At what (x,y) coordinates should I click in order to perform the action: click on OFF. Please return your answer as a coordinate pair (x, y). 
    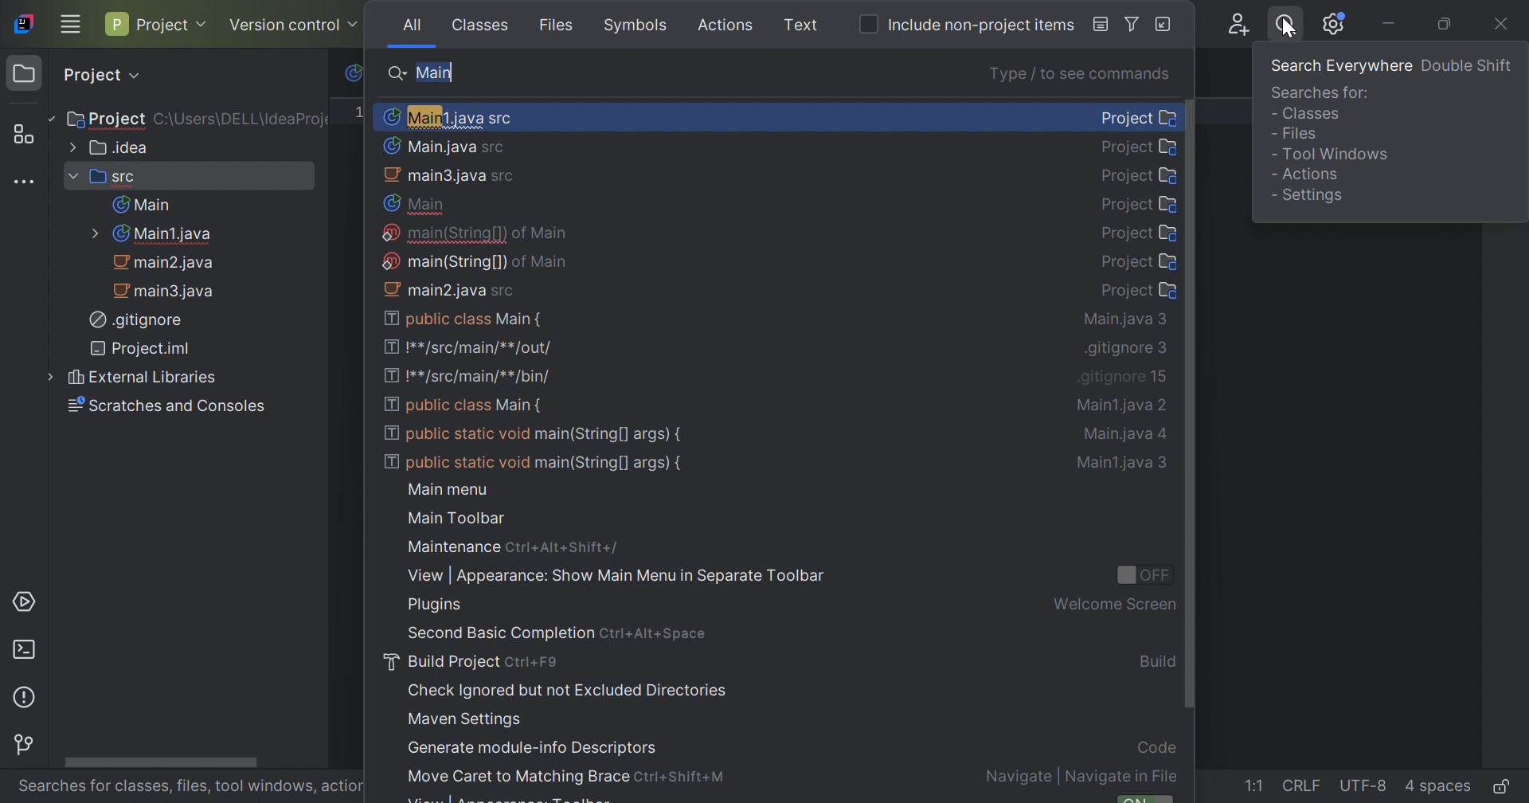
    Looking at the image, I should click on (1143, 574).